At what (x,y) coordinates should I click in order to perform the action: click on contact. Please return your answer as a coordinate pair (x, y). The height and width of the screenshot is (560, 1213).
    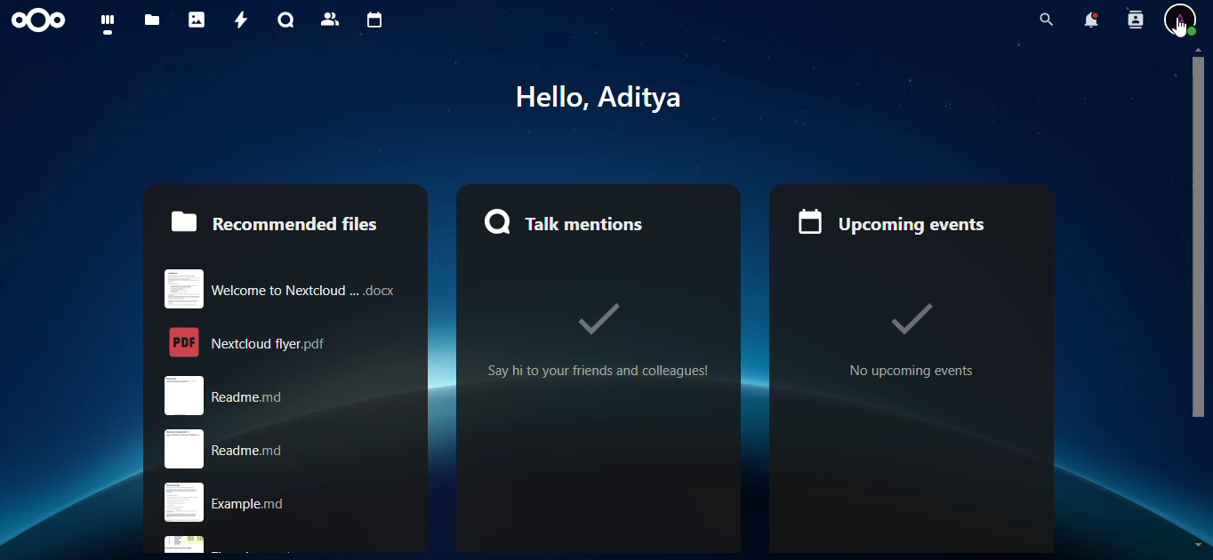
    Looking at the image, I should click on (1134, 21).